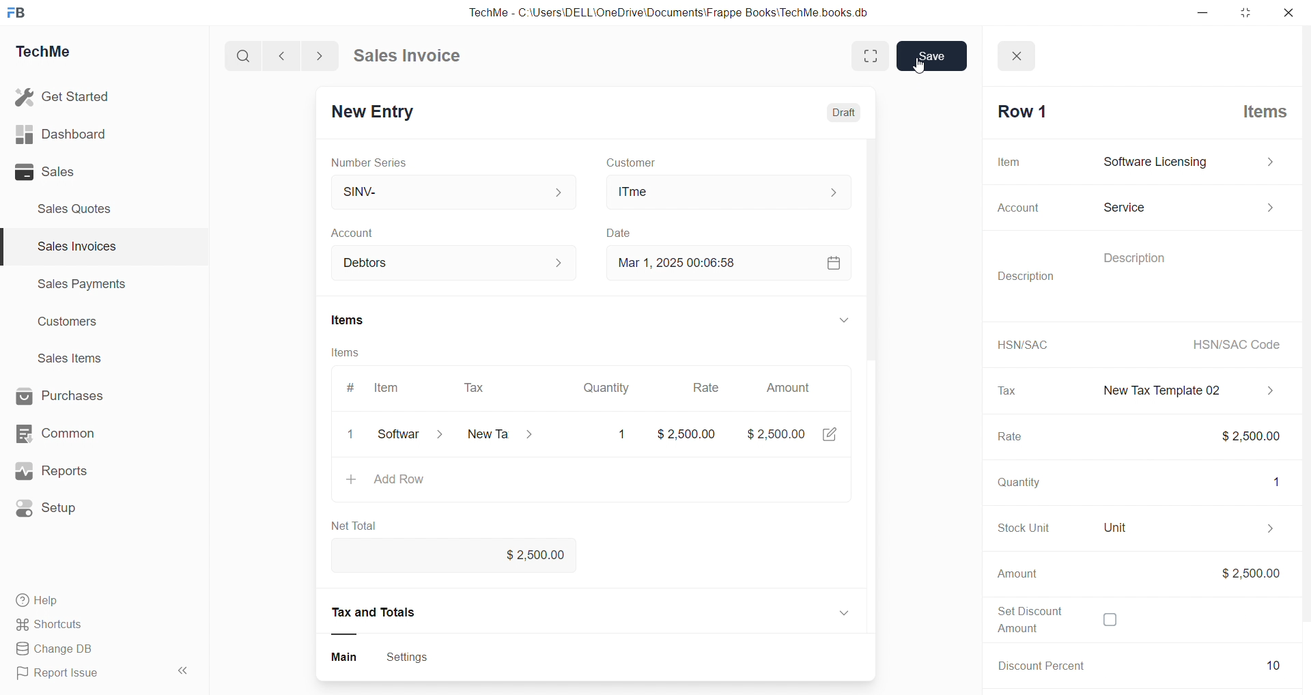 This screenshot has width=1311, height=695. What do you see at coordinates (1017, 574) in the screenshot?
I see `Amount` at bounding box center [1017, 574].